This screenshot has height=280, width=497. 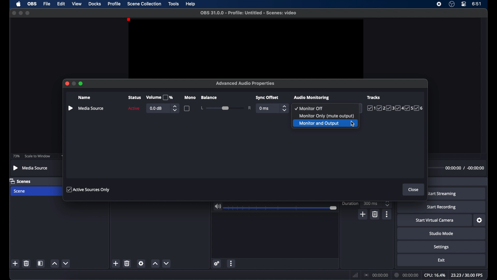 I want to click on syncoffset, so click(x=267, y=97).